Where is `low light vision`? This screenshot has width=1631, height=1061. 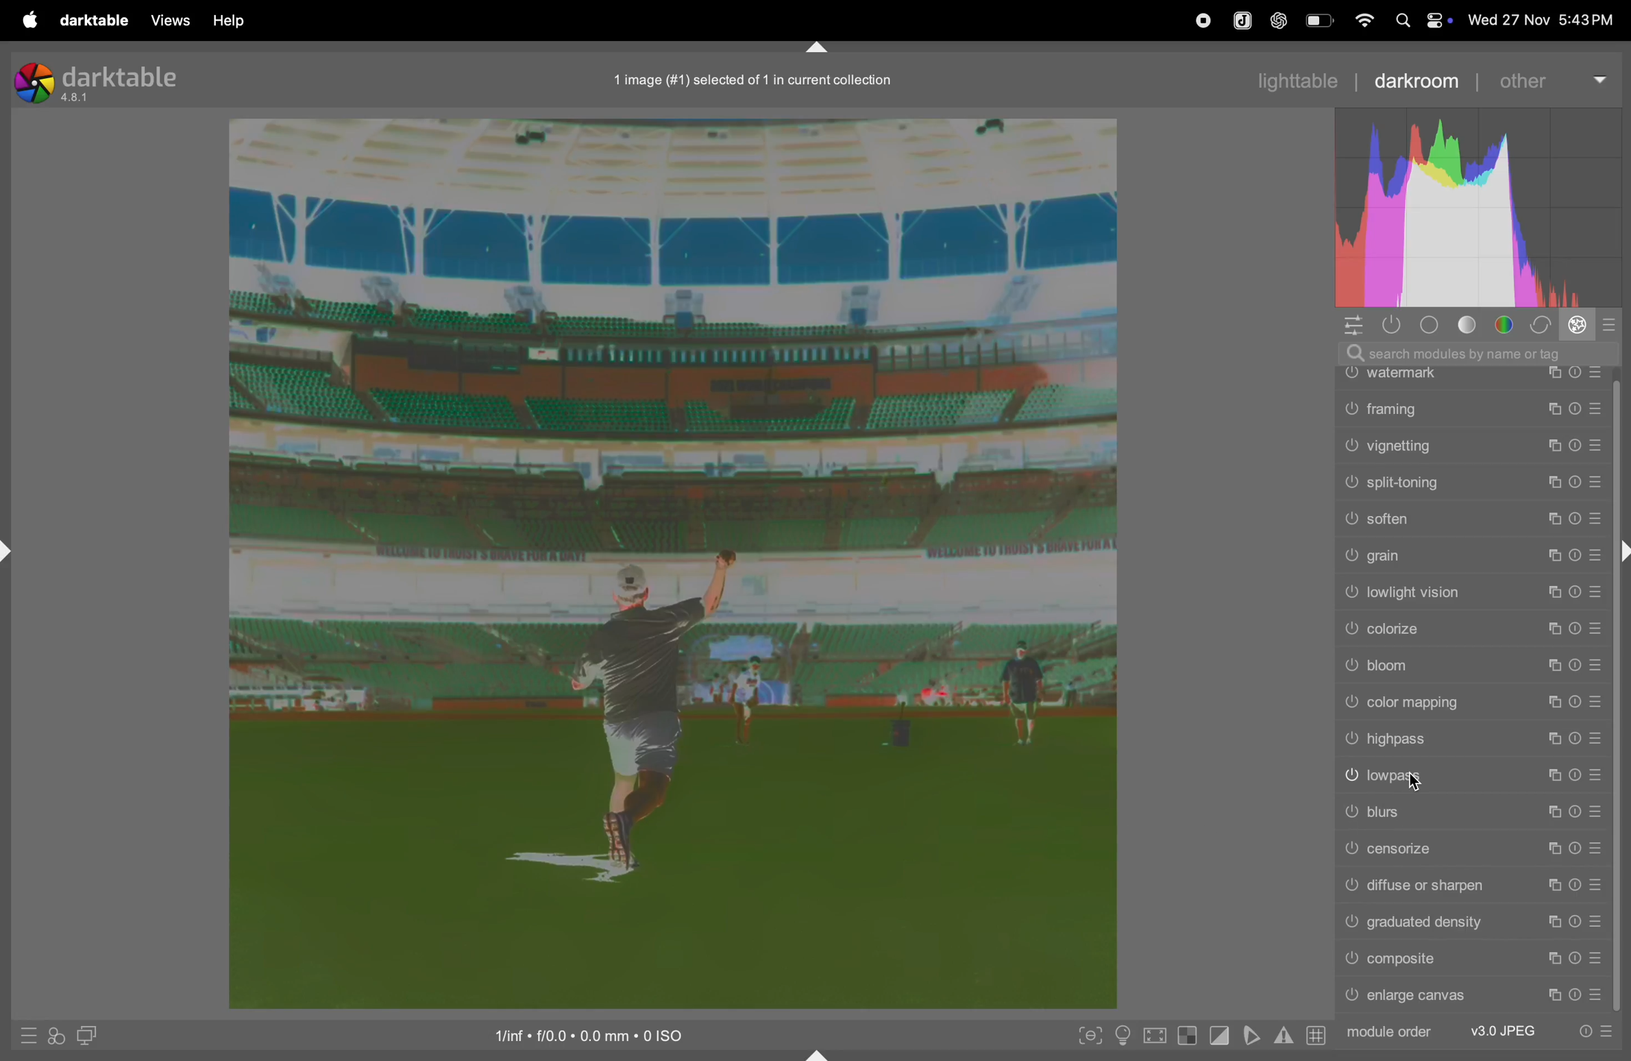 low light vision is located at coordinates (1472, 594).